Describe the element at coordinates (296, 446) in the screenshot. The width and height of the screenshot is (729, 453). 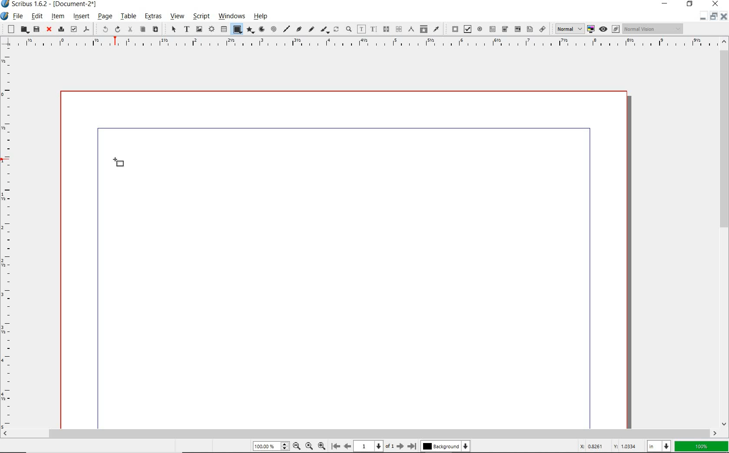
I see `zoom in` at that location.